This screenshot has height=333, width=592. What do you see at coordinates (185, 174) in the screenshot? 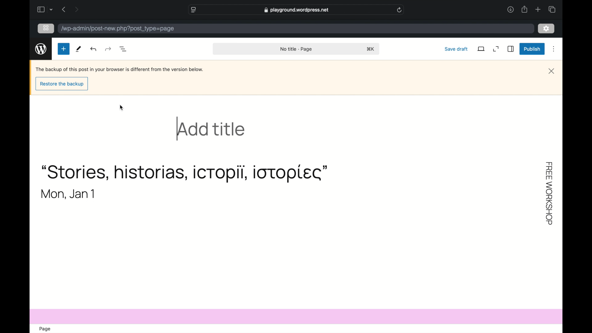
I see `template content` at bounding box center [185, 174].